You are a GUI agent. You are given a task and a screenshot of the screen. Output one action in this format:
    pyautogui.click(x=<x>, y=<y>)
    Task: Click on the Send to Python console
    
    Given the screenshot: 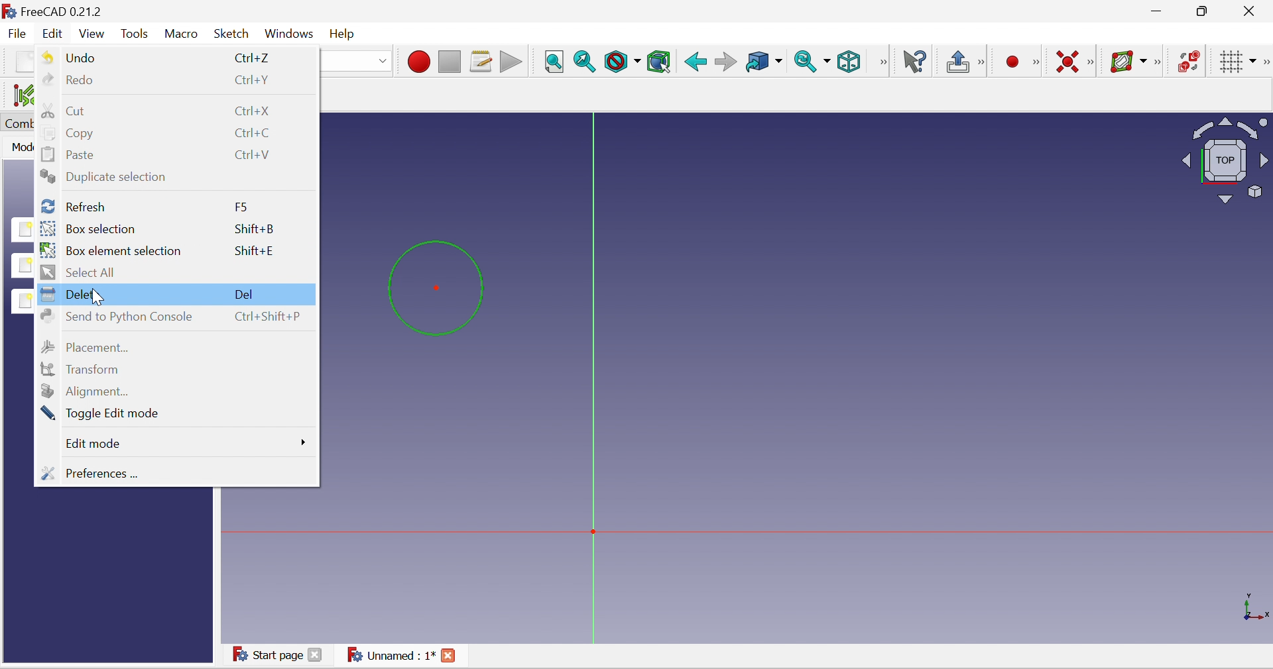 What is the action you would take?
    pyautogui.click(x=115, y=317)
    